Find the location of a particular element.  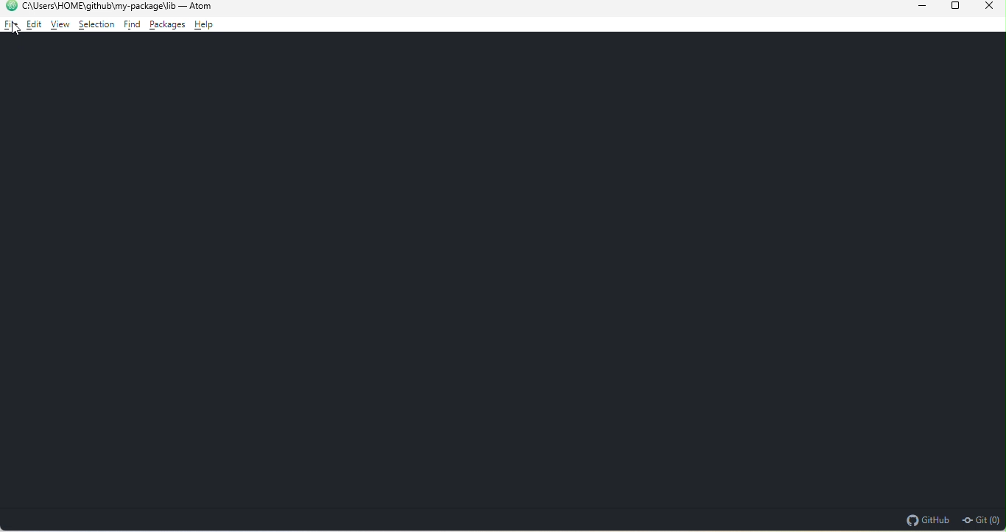

packages is located at coordinates (166, 26).